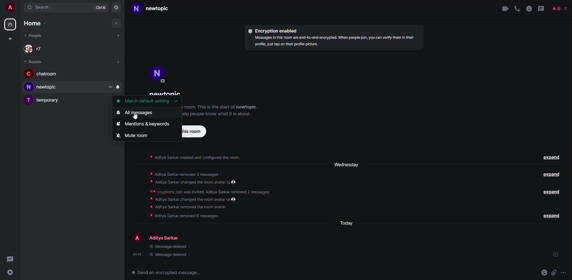  I want to click on threads, so click(542, 8).